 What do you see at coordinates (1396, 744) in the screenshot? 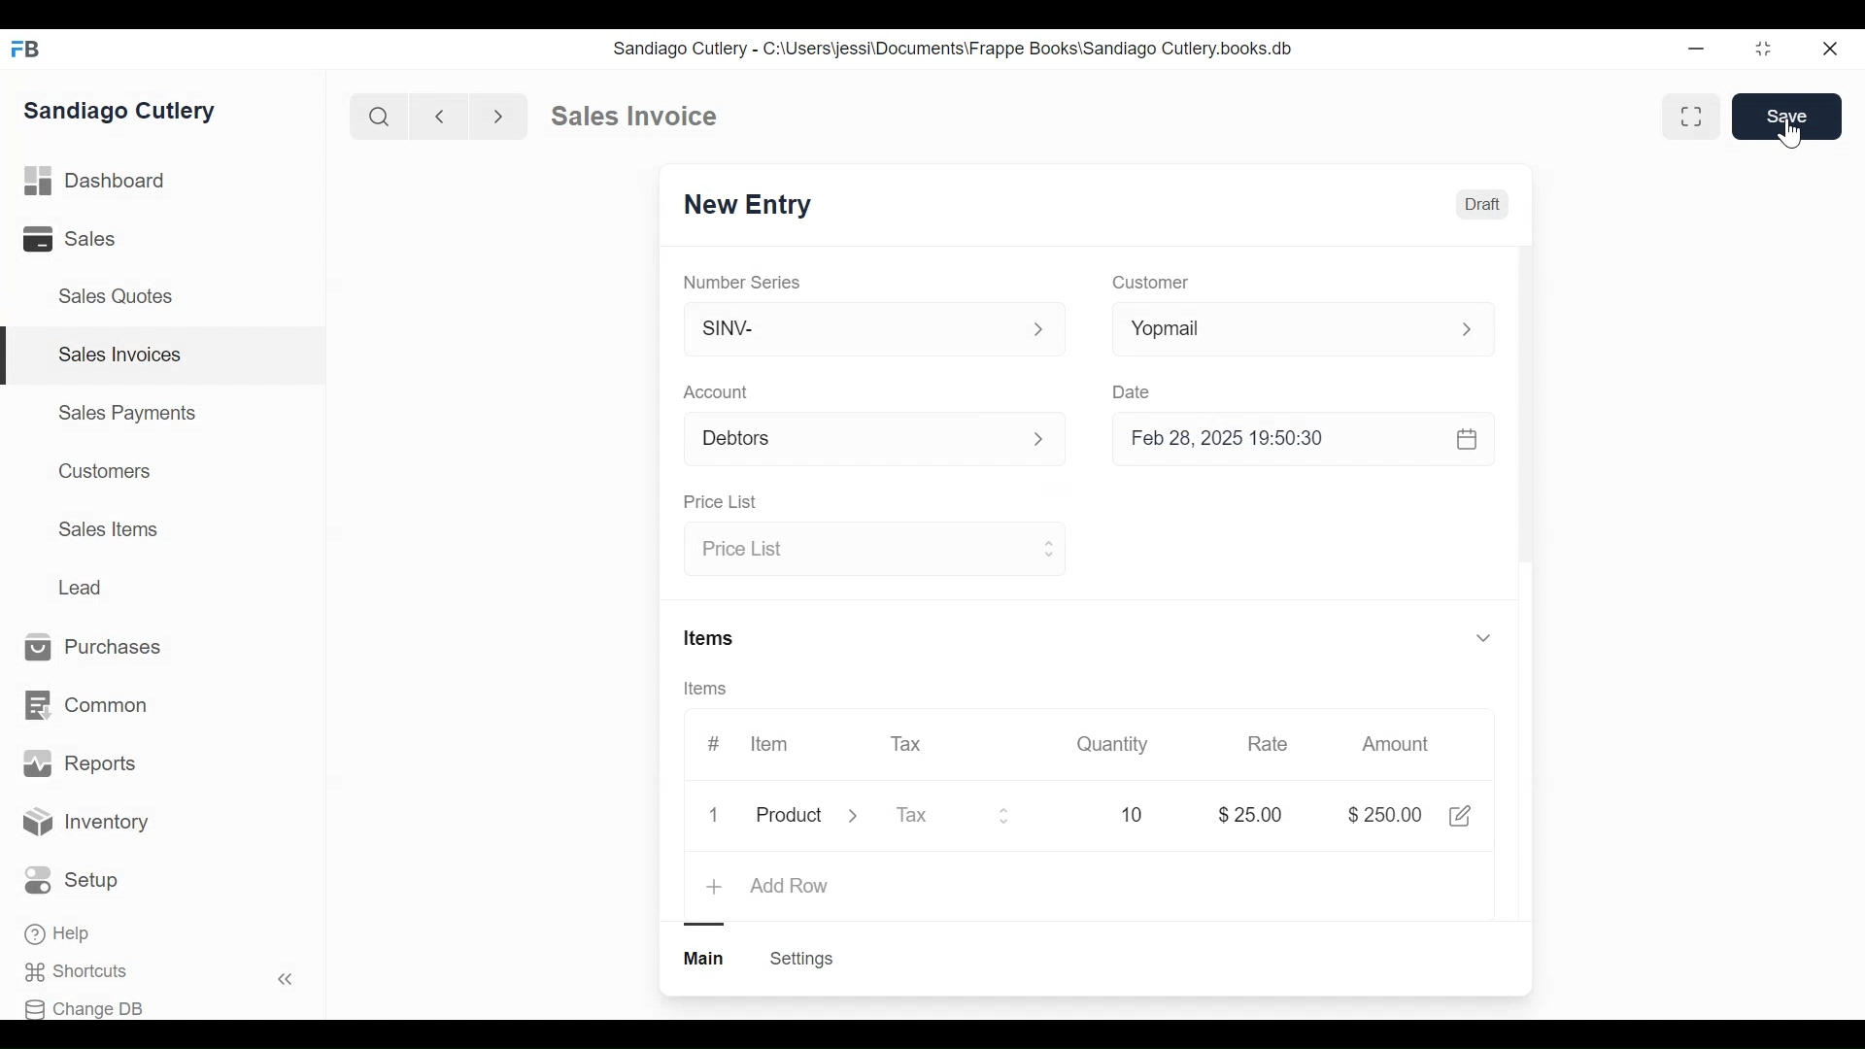
I see `Amount` at bounding box center [1396, 744].